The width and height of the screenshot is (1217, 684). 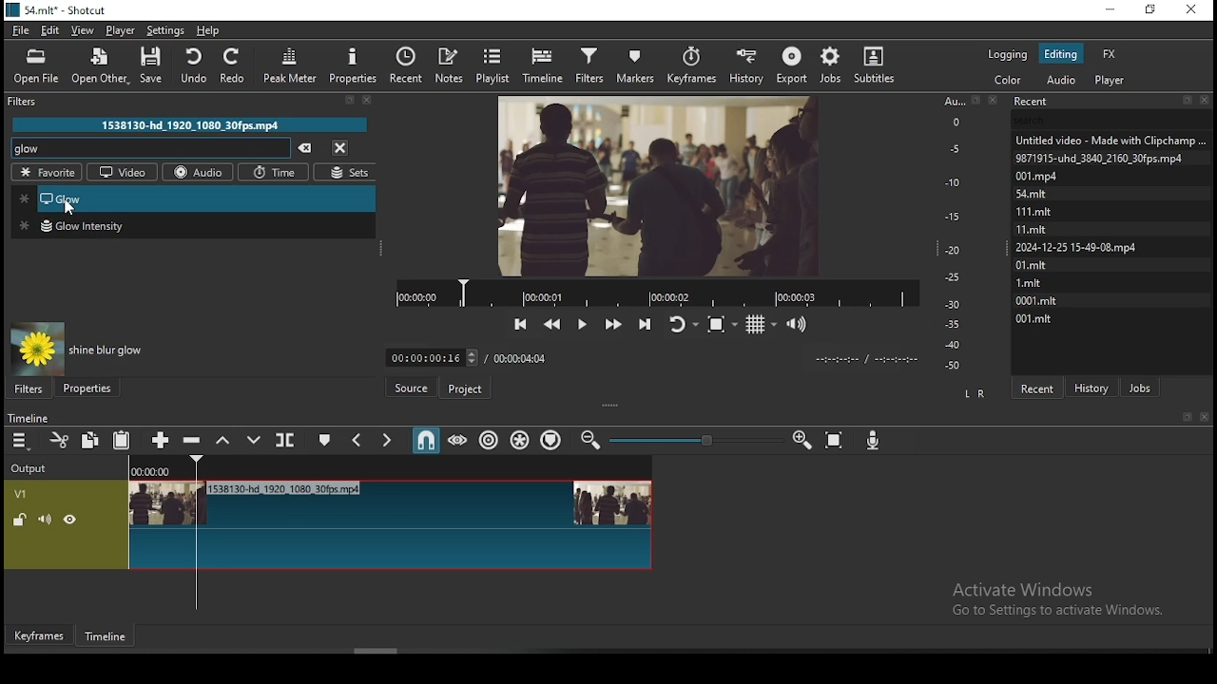 I want to click on recent, so click(x=1036, y=388).